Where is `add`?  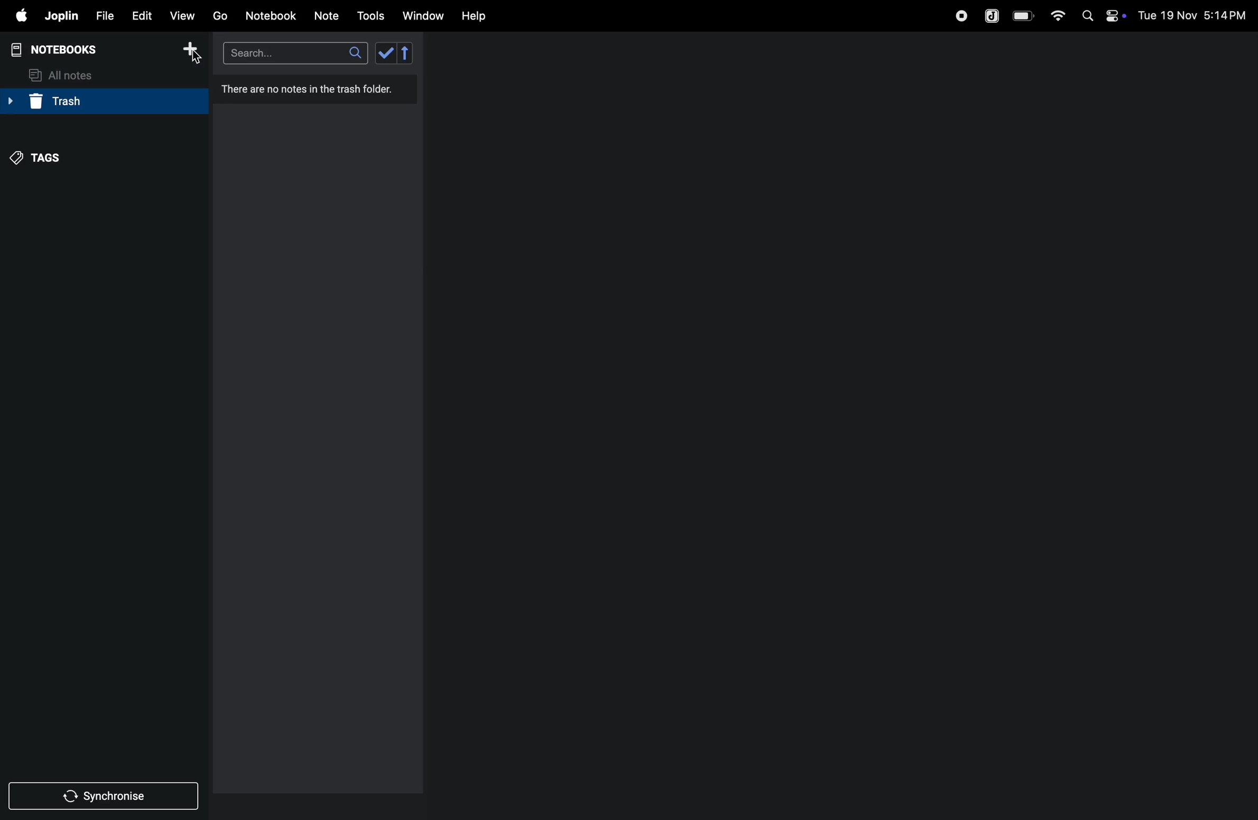
add is located at coordinates (190, 51).